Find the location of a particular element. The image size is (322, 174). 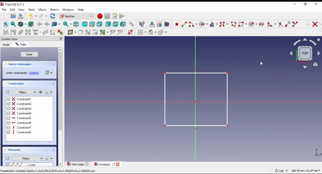

save is located at coordinates (21, 16).